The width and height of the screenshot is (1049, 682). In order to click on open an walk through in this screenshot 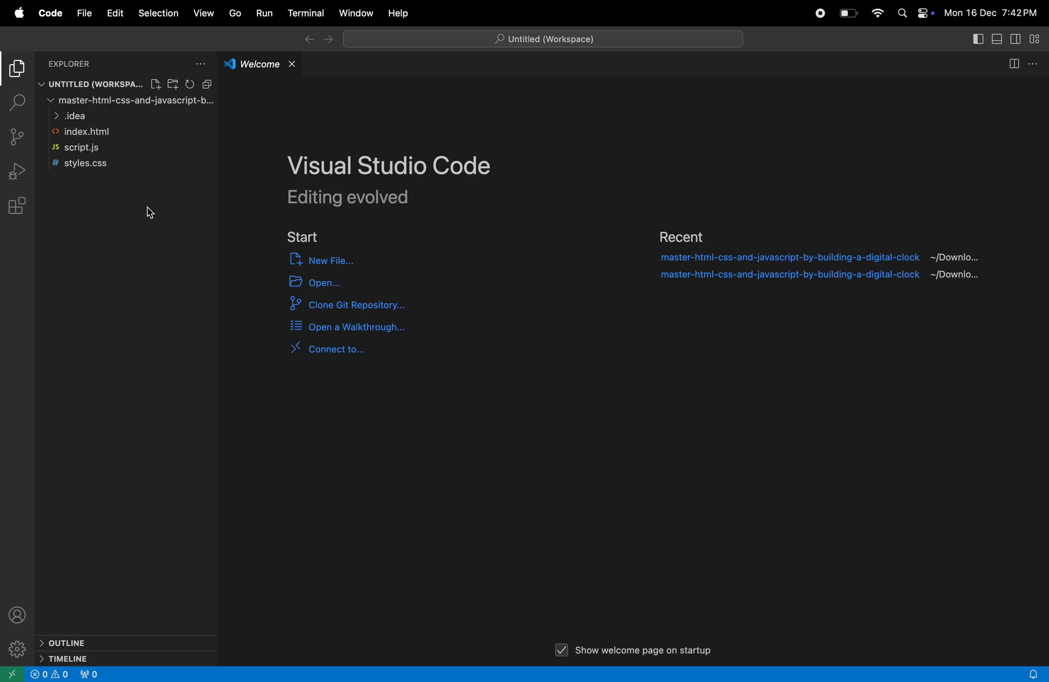, I will do `click(350, 328)`.